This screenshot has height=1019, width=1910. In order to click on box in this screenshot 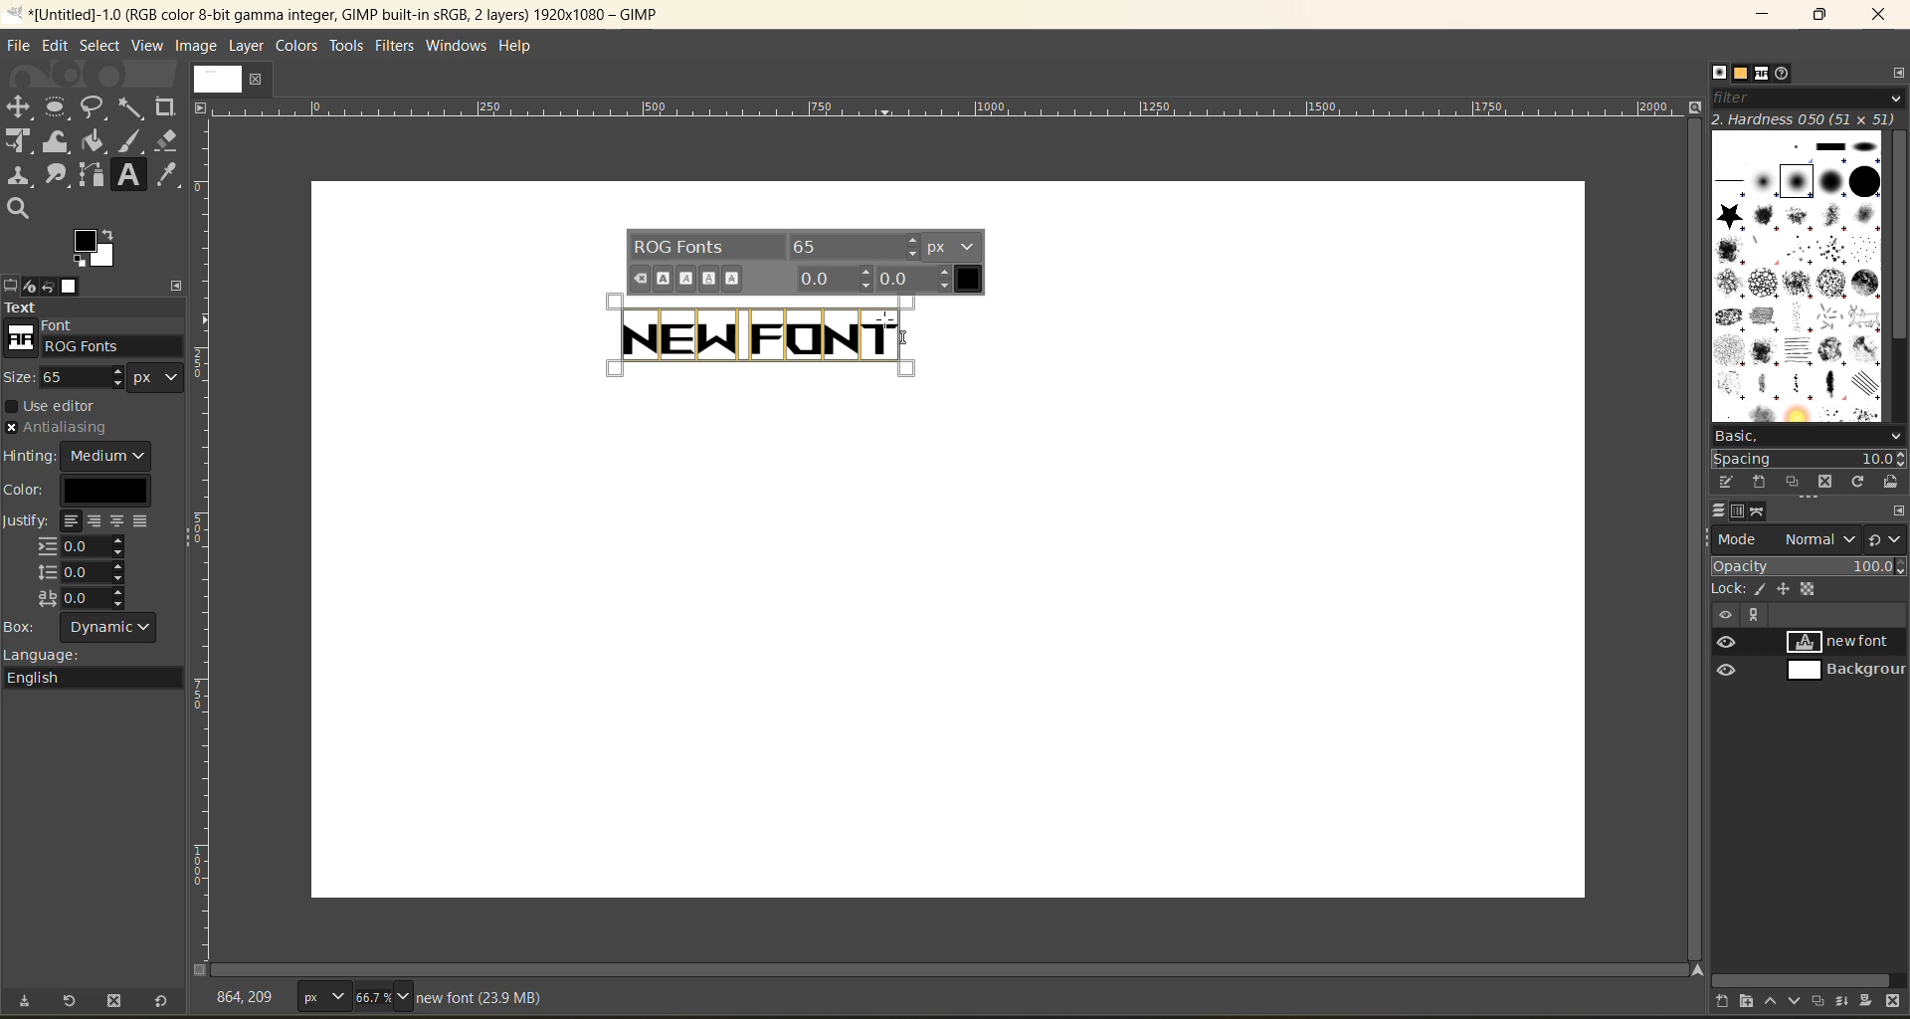, I will do `click(91, 629)`.